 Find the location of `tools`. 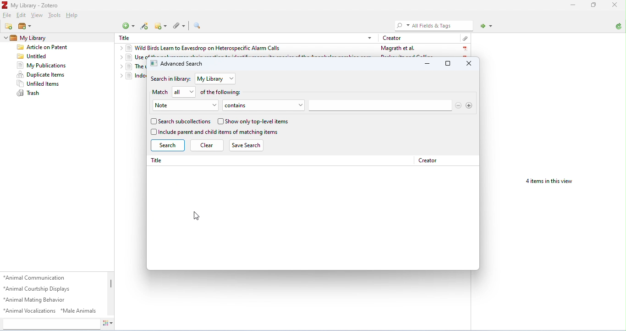

tools is located at coordinates (56, 16).